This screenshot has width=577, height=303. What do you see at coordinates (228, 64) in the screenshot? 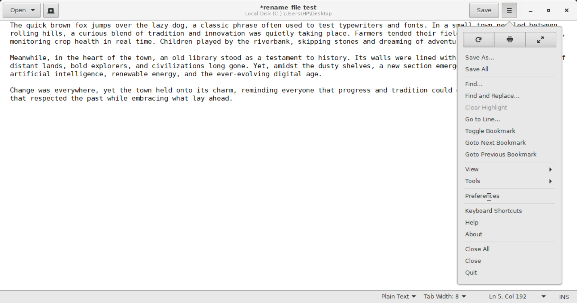
I see `Sample text about a charming town` at bounding box center [228, 64].